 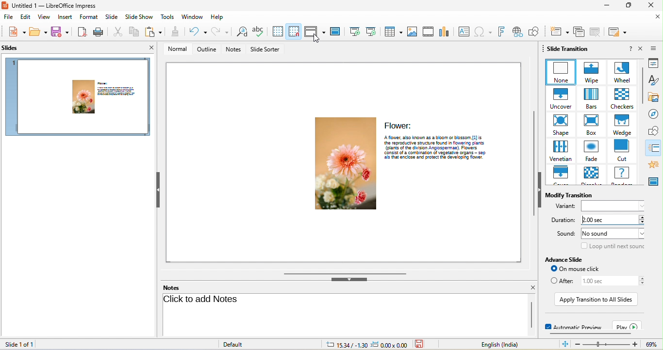 I want to click on find and replace, so click(x=240, y=32).